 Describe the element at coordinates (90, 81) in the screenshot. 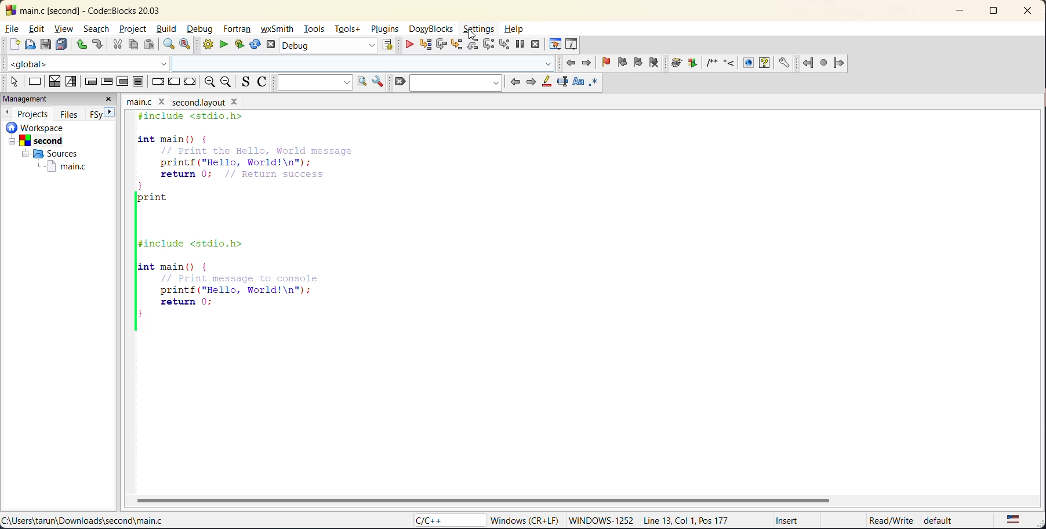

I see `entry condition loop` at that location.